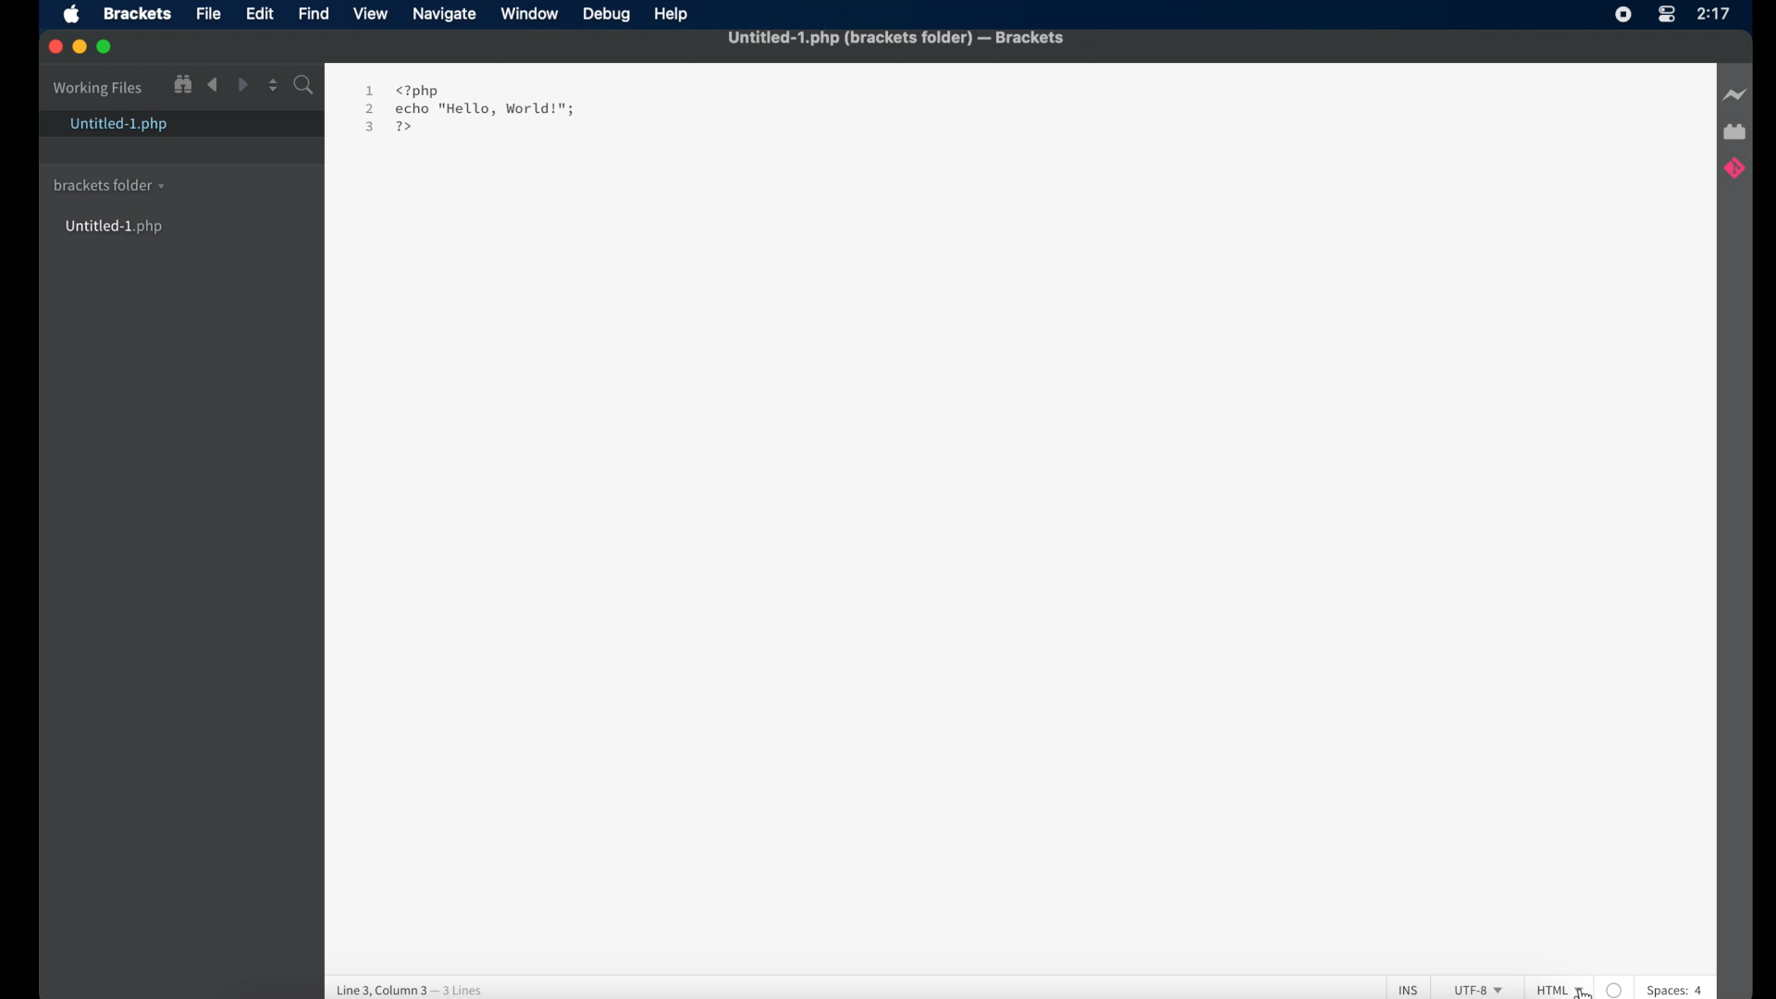  Describe the element at coordinates (1582, 992) in the screenshot. I see `cursor` at that location.